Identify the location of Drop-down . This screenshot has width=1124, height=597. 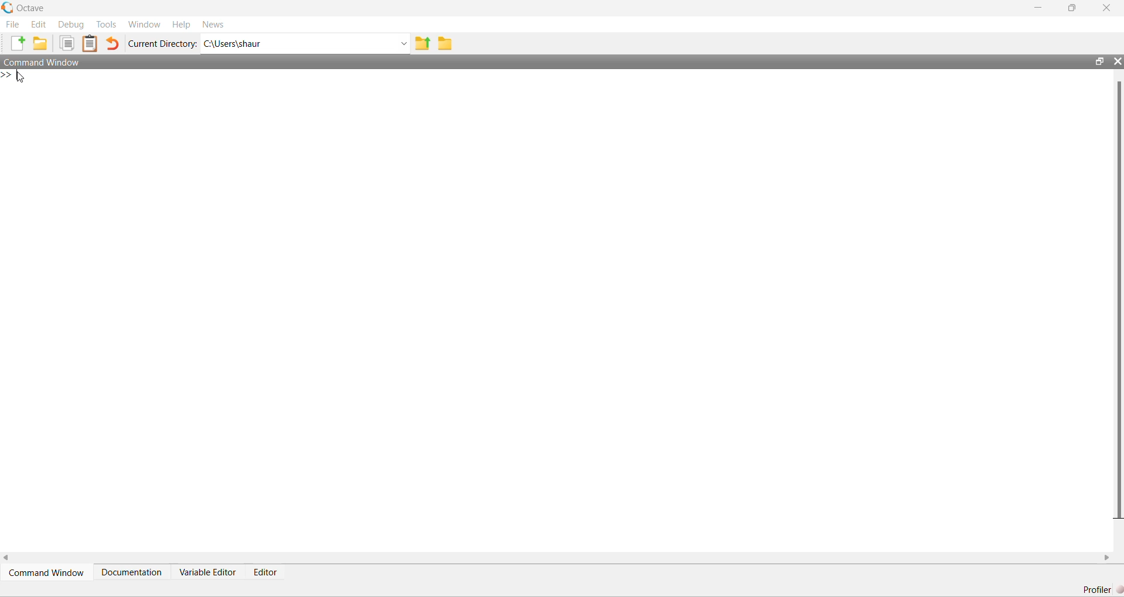
(403, 44).